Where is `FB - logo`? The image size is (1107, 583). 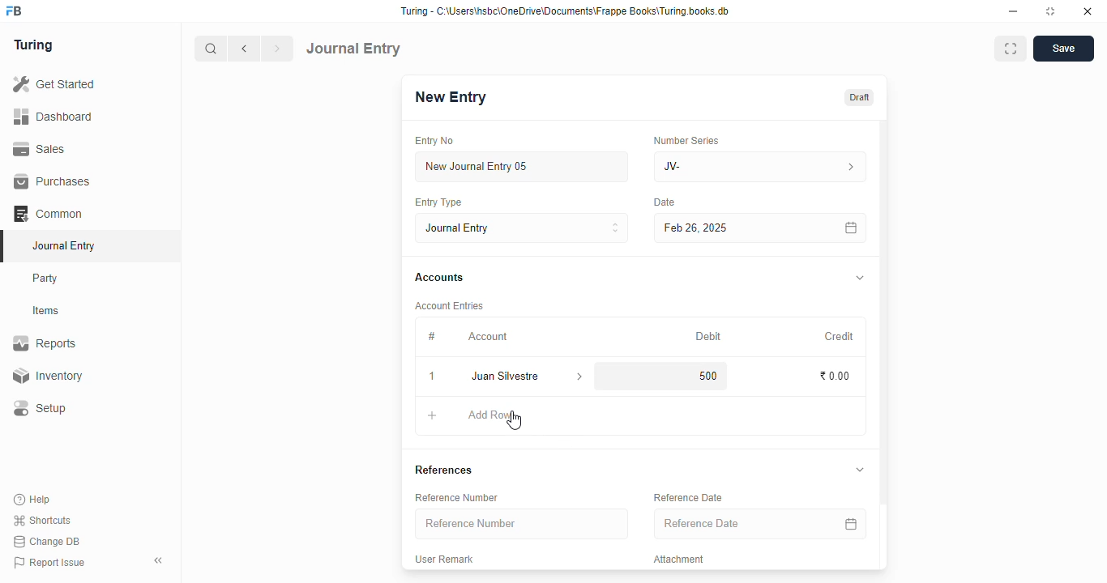
FB - logo is located at coordinates (14, 11).